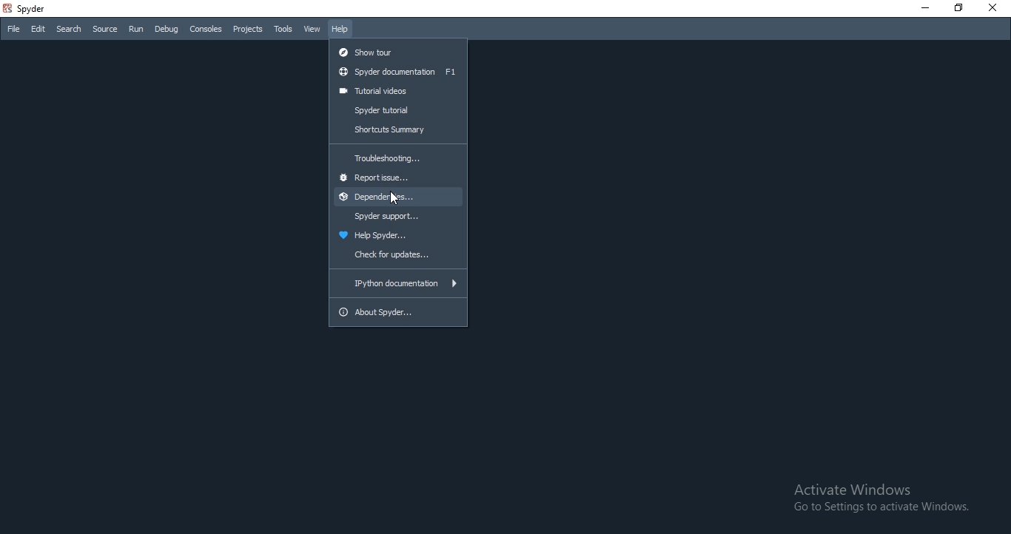  I want to click on Consoles, so click(206, 29).